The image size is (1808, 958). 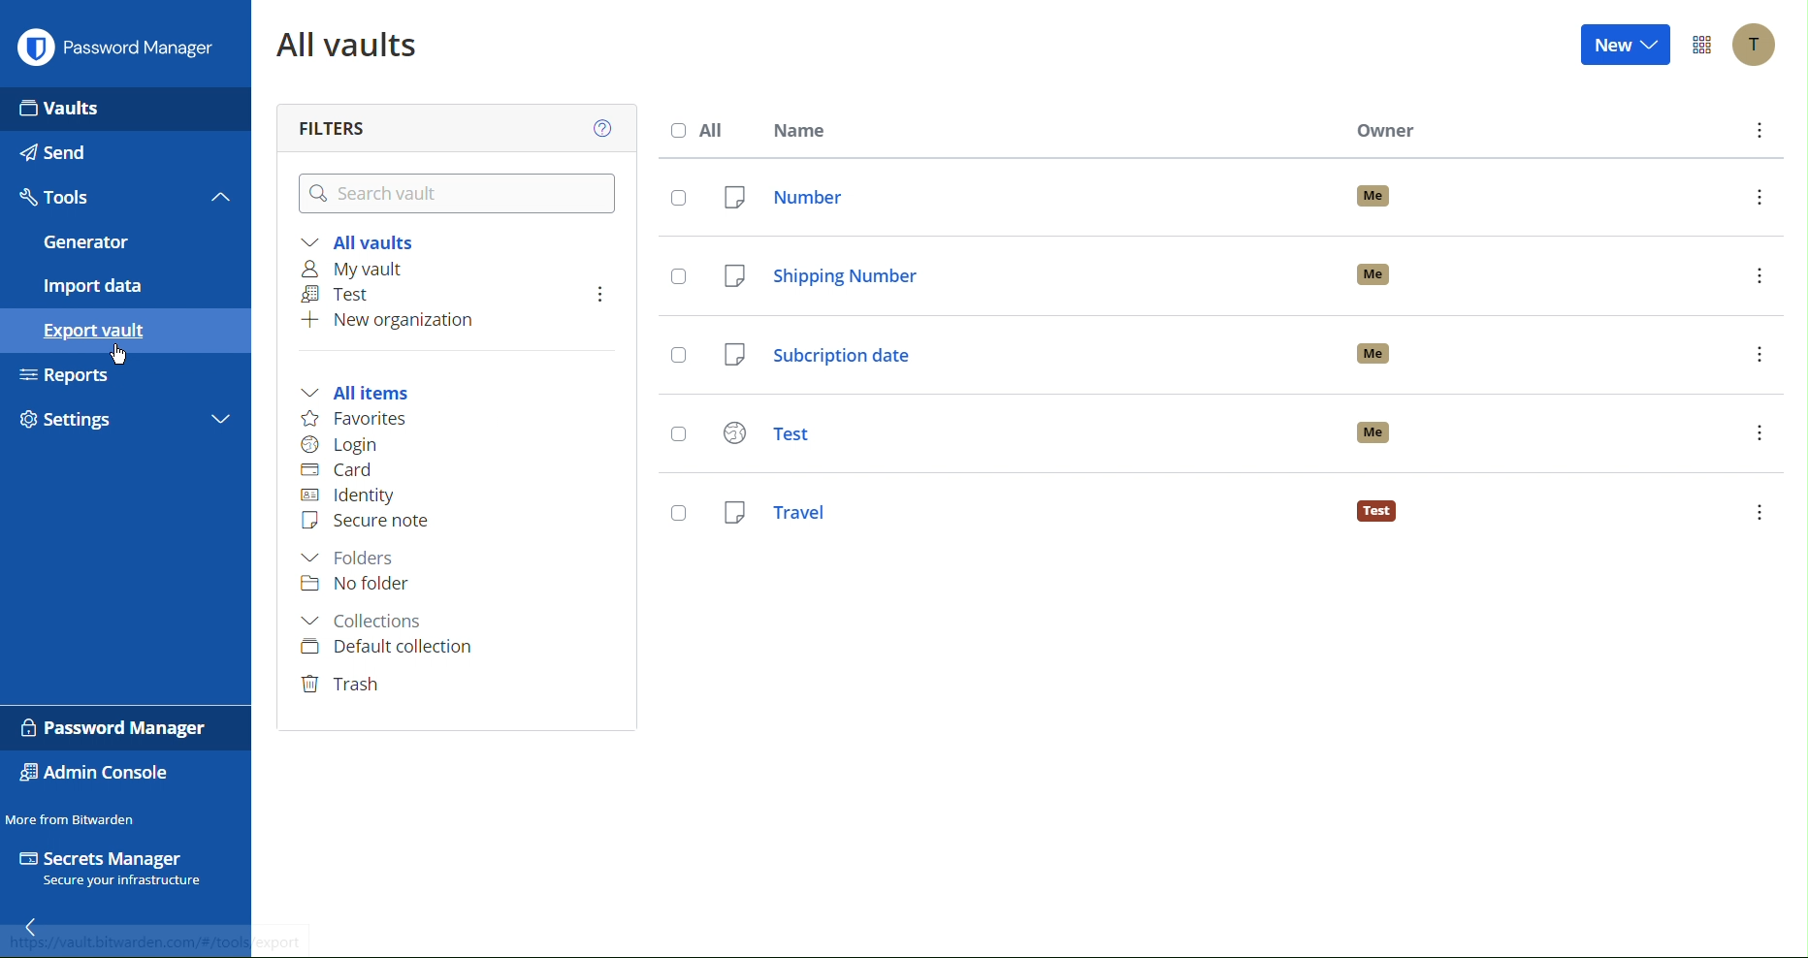 I want to click on cursor, so click(x=117, y=353).